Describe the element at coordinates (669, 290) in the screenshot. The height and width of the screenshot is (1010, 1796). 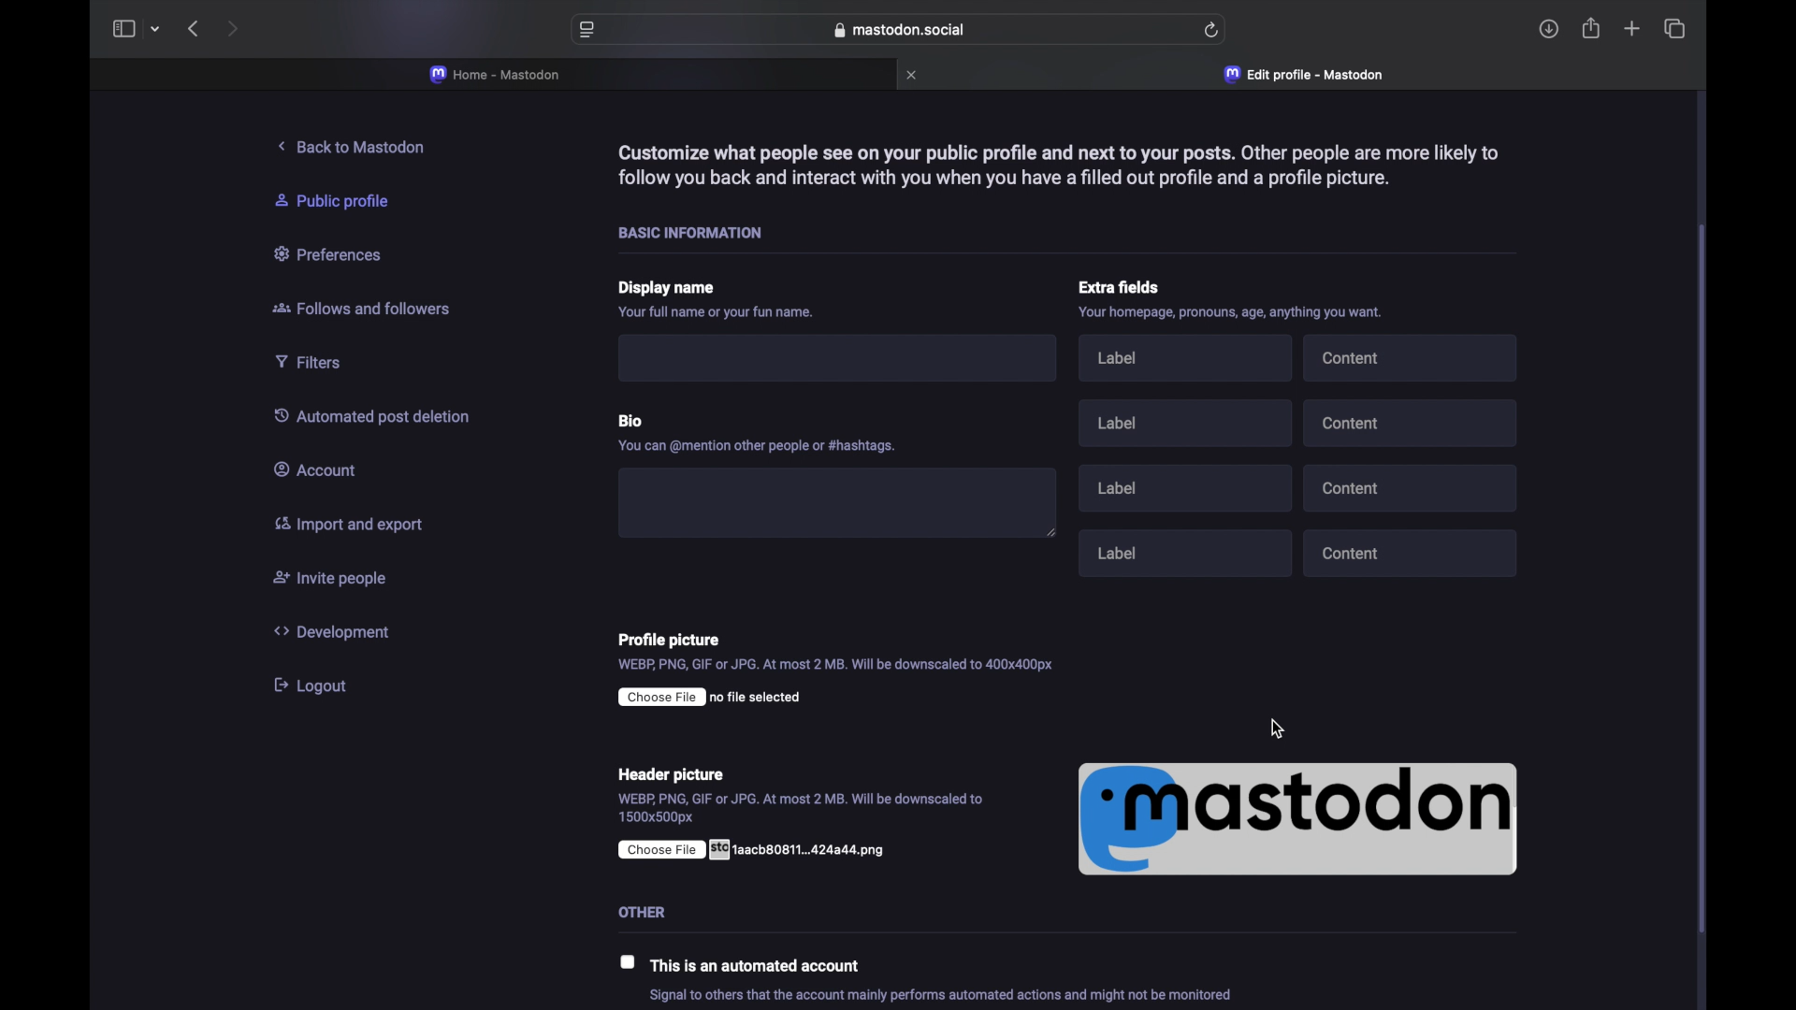
I see `display name` at that location.